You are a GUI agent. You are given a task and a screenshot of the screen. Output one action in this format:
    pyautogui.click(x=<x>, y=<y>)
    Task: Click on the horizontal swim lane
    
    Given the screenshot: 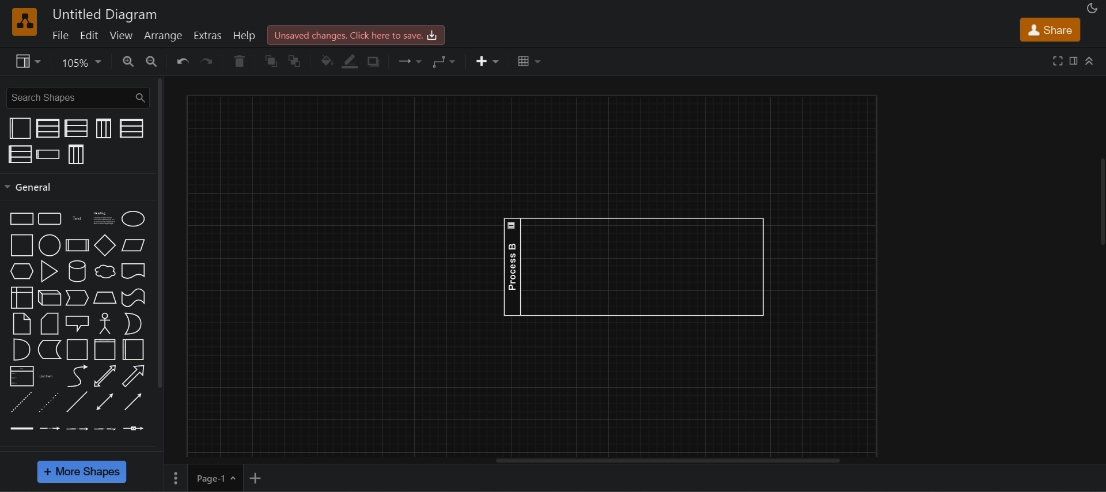 What is the action you would take?
    pyautogui.click(x=48, y=153)
    